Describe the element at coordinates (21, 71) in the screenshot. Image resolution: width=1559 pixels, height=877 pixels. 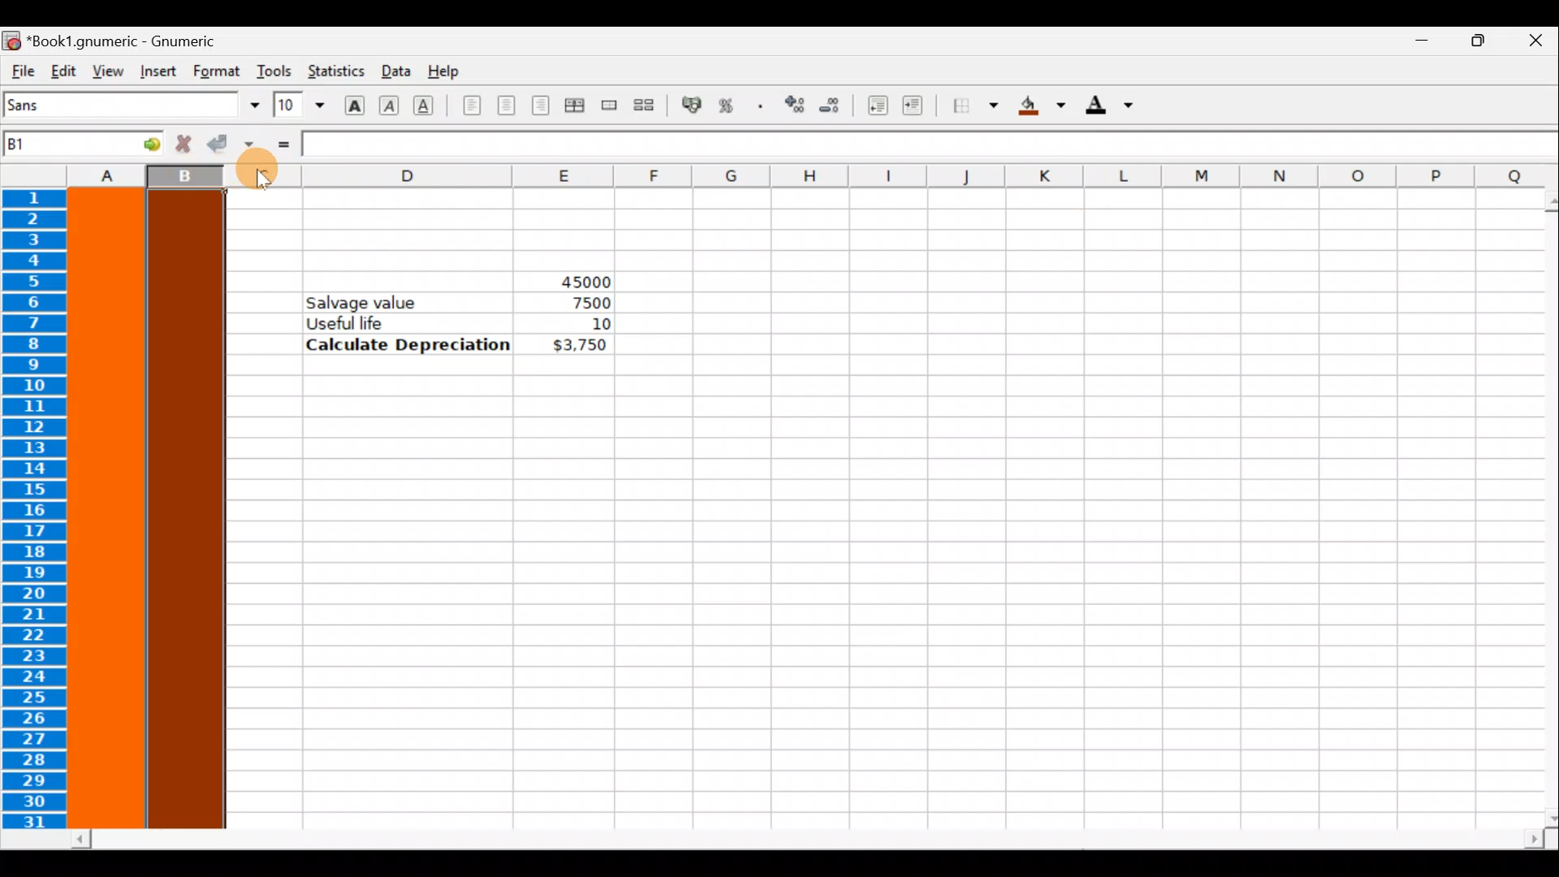
I see `File` at that location.